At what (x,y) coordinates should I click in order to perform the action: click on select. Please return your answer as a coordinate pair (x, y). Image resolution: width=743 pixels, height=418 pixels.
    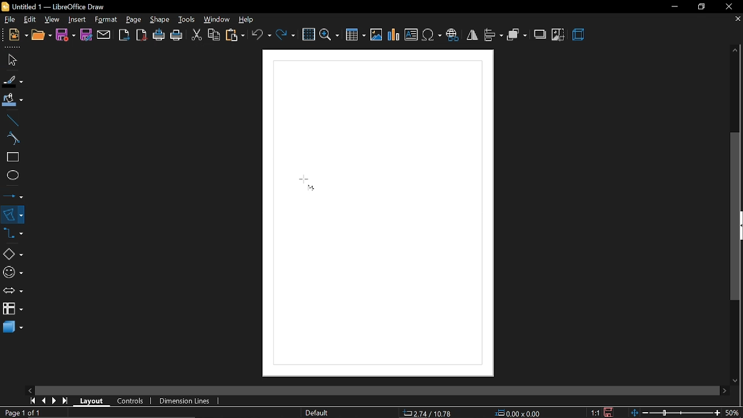
    Looking at the image, I should click on (10, 60).